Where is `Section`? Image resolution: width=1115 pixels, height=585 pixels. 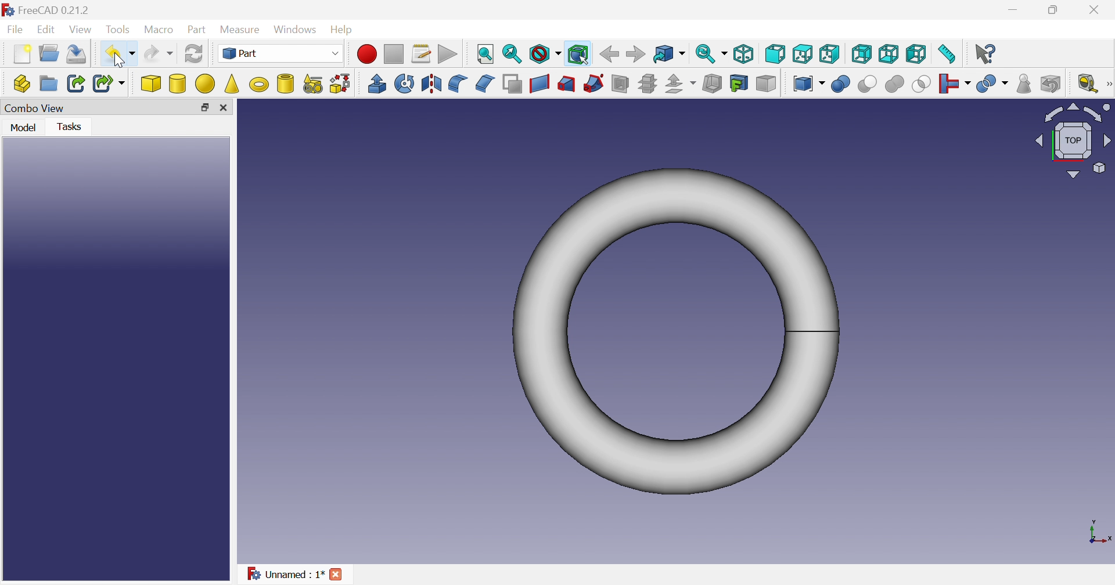 Section is located at coordinates (620, 85).